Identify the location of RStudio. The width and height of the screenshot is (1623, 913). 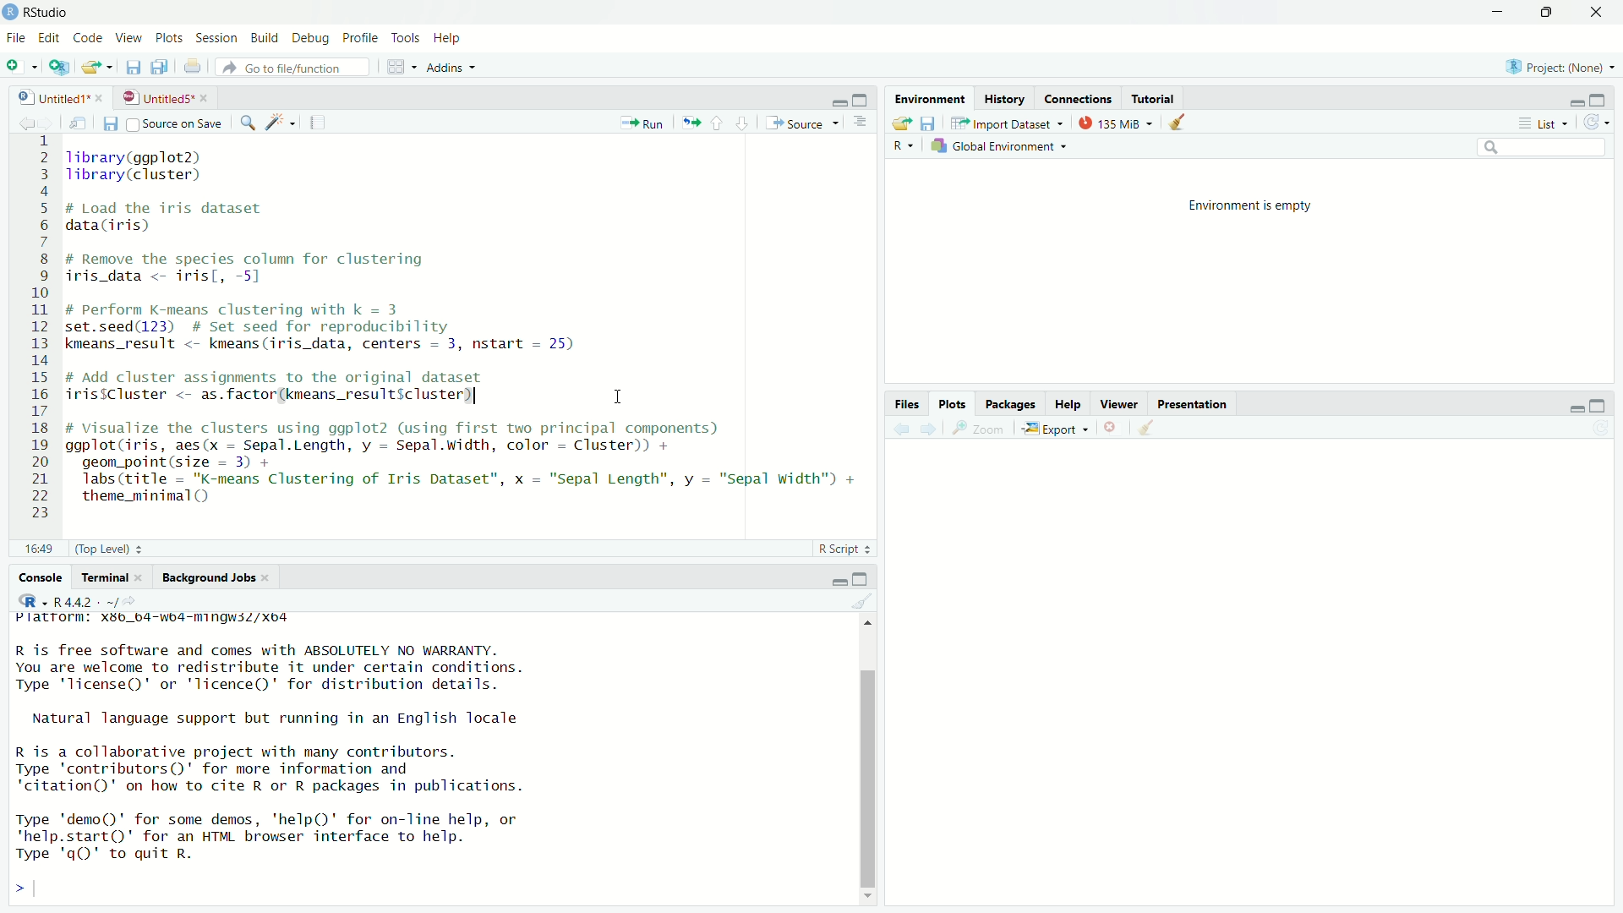
(47, 10).